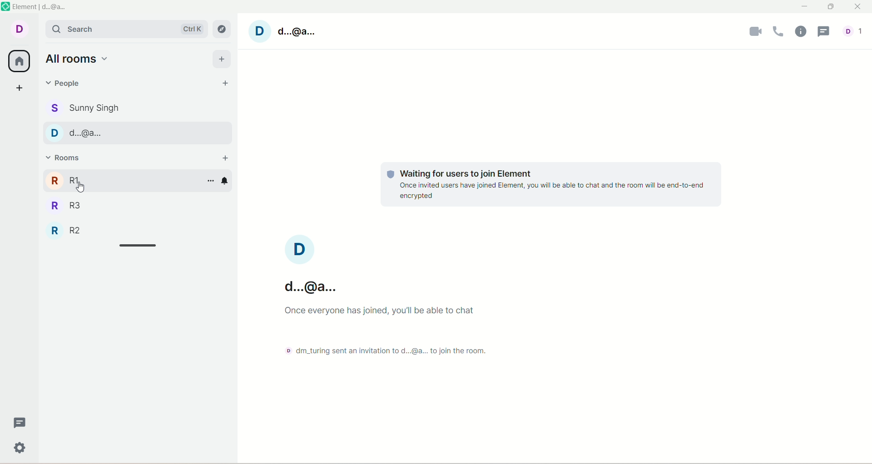 The image size is (872, 464). I want to click on voice call, so click(779, 31).